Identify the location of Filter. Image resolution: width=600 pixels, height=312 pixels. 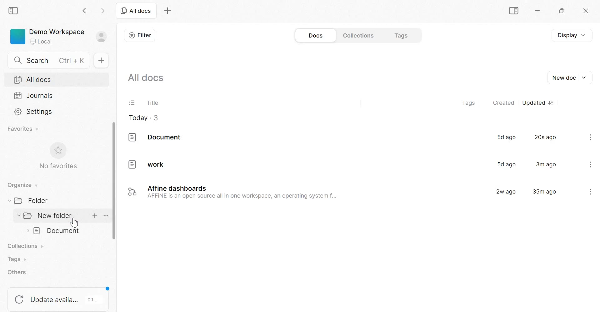
(140, 34).